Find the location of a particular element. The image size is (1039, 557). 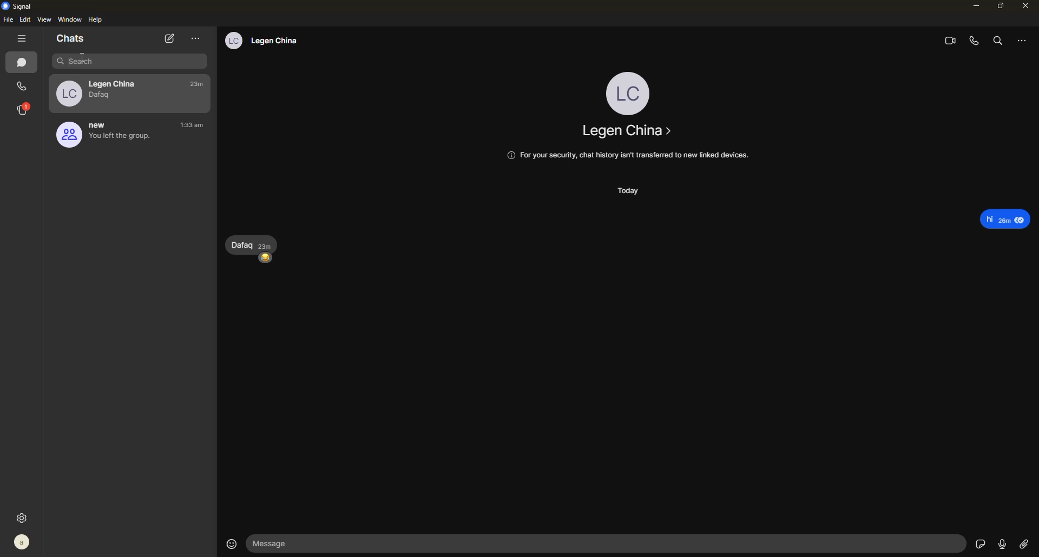

hide tabs is located at coordinates (21, 38).